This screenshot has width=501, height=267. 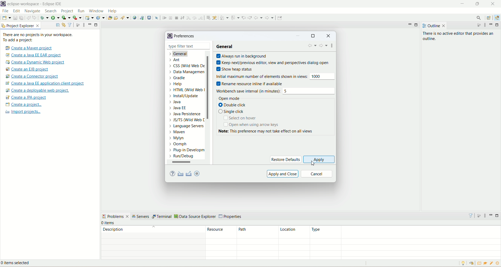 I want to click on maximize, so click(x=479, y=5).